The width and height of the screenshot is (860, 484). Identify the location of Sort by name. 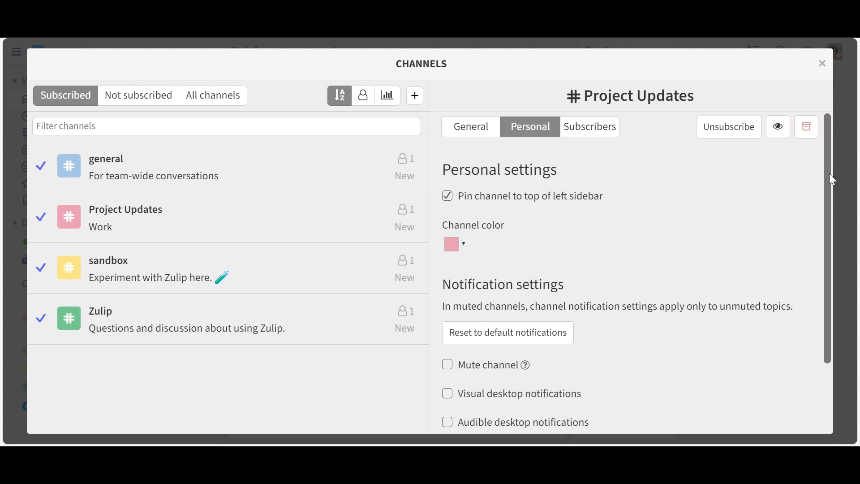
(340, 95).